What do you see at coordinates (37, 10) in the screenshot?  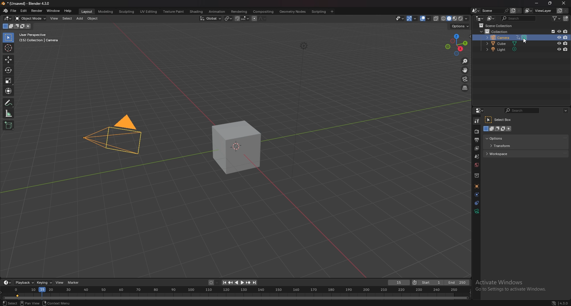 I see `render` at bounding box center [37, 10].